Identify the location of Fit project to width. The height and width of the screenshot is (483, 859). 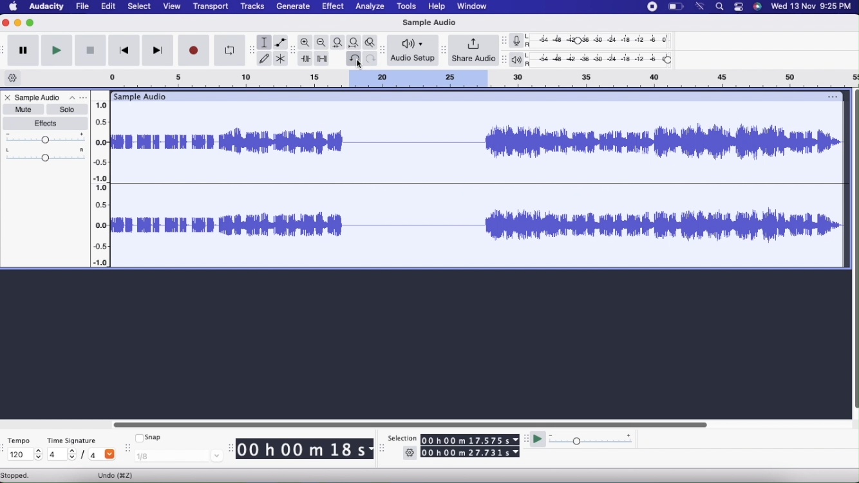
(354, 43).